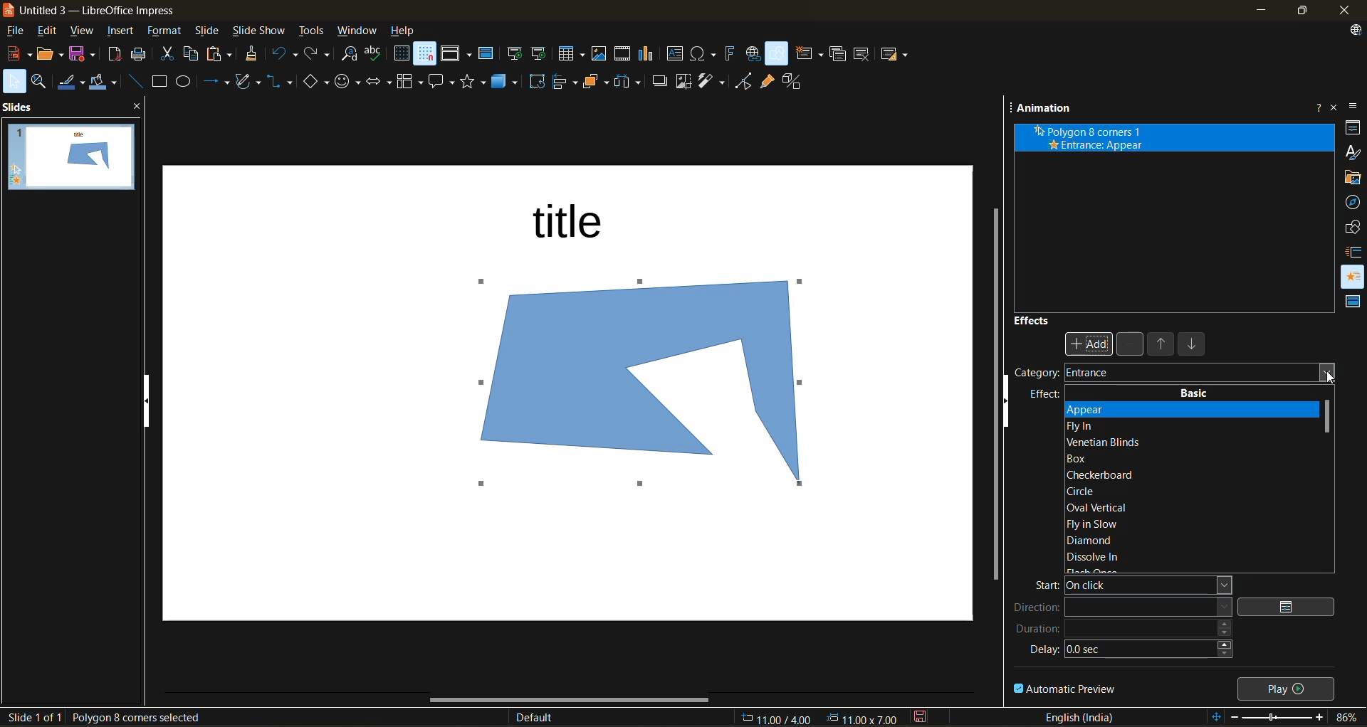  Describe the element at coordinates (540, 55) in the screenshot. I see `start from current slide` at that location.